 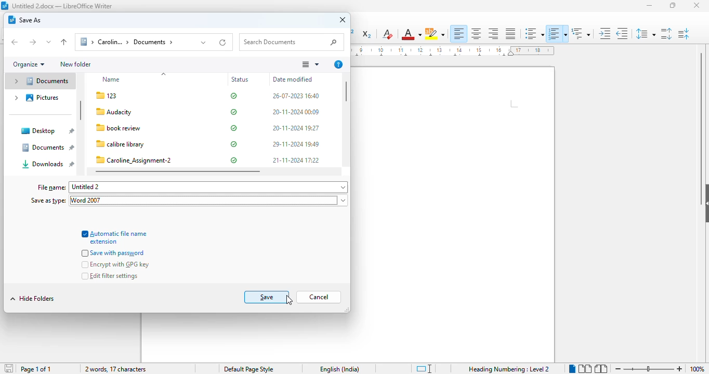 I want to click on show, so click(x=704, y=201).